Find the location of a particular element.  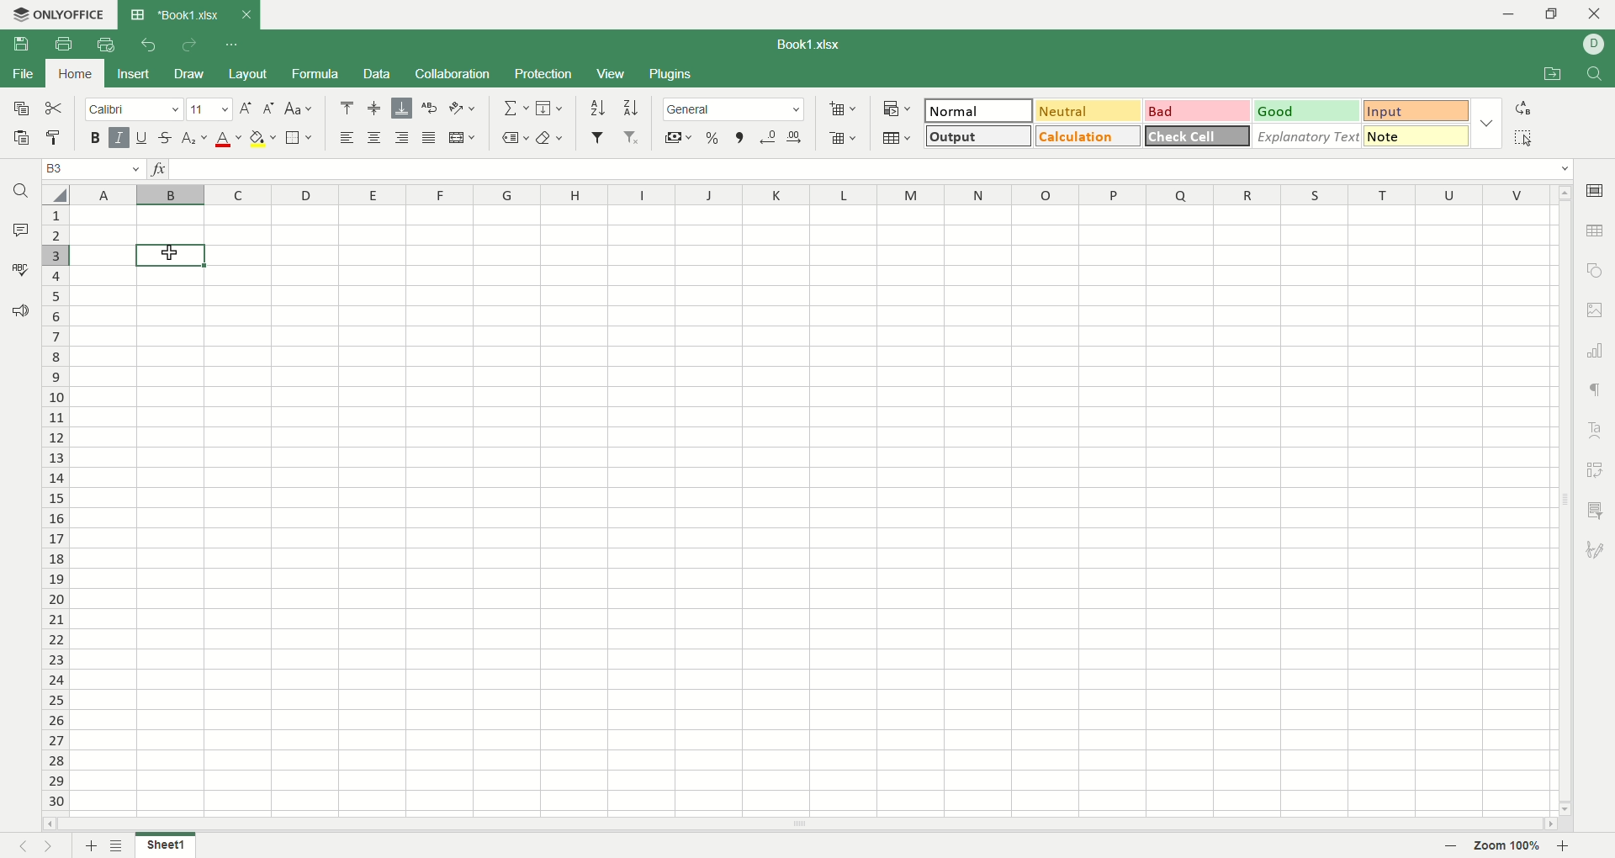

sort ascending is located at coordinates (599, 108).